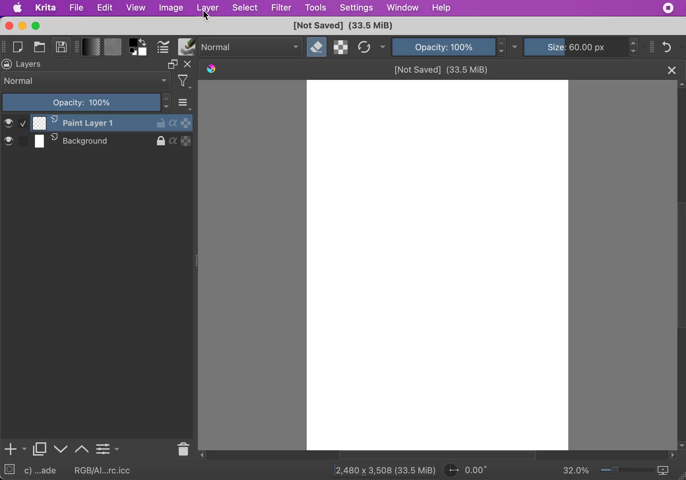 This screenshot has width=686, height=480. What do you see at coordinates (435, 265) in the screenshot?
I see `canvas` at bounding box center [435, 265].